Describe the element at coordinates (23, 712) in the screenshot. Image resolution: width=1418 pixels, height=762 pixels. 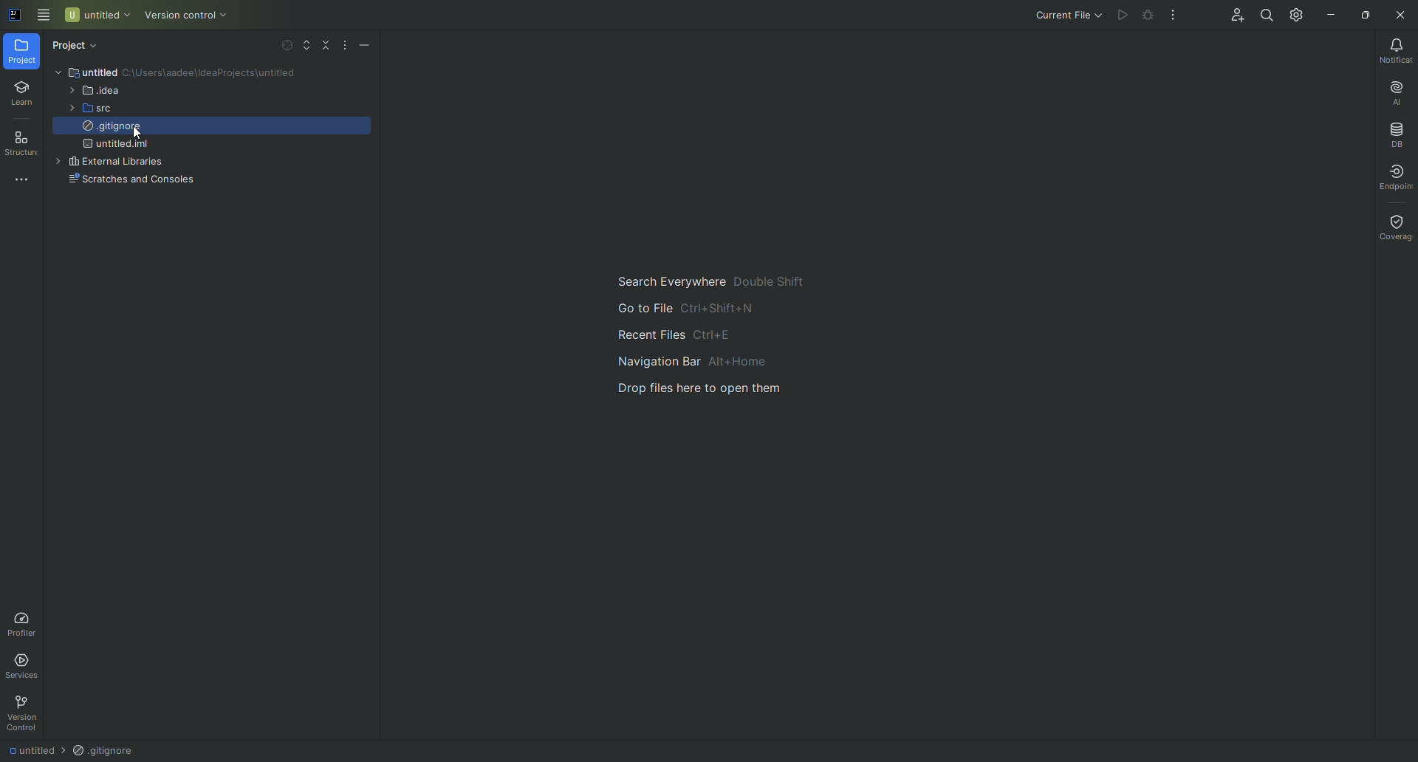
I see `Version Control` at that location.